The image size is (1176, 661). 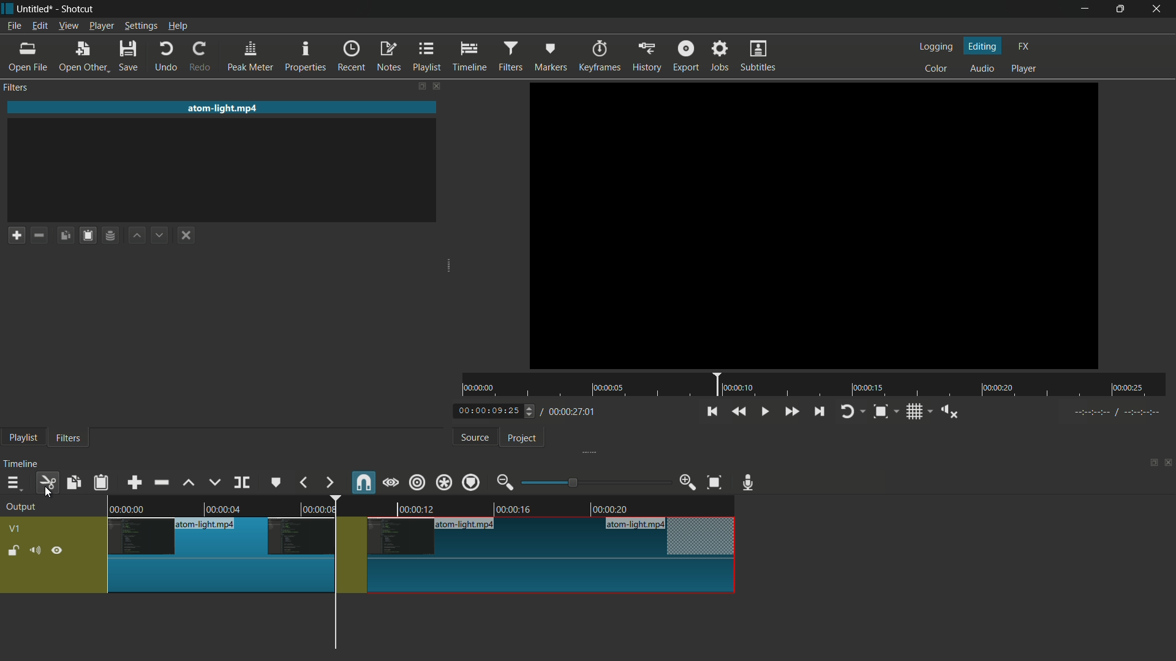 I want to click on maximize, so click(x=1123, y=9).